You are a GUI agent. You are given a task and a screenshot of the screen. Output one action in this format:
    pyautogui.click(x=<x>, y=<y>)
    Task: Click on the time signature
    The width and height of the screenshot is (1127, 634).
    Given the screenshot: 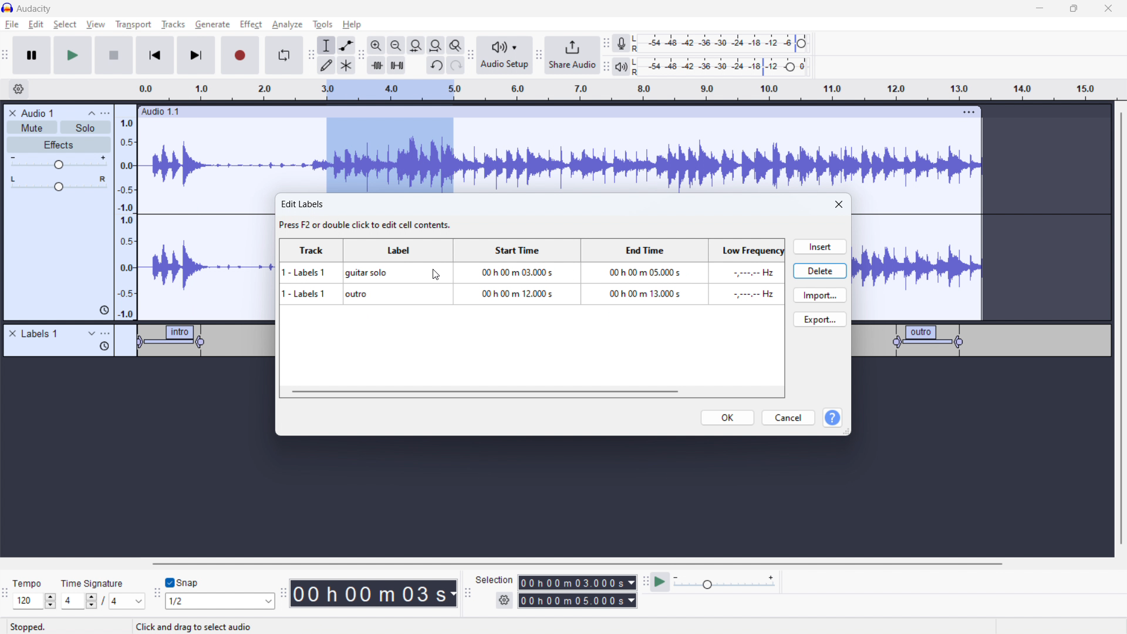 What is the action you would take?
    pyautogui.click(x=93, y=583)
    